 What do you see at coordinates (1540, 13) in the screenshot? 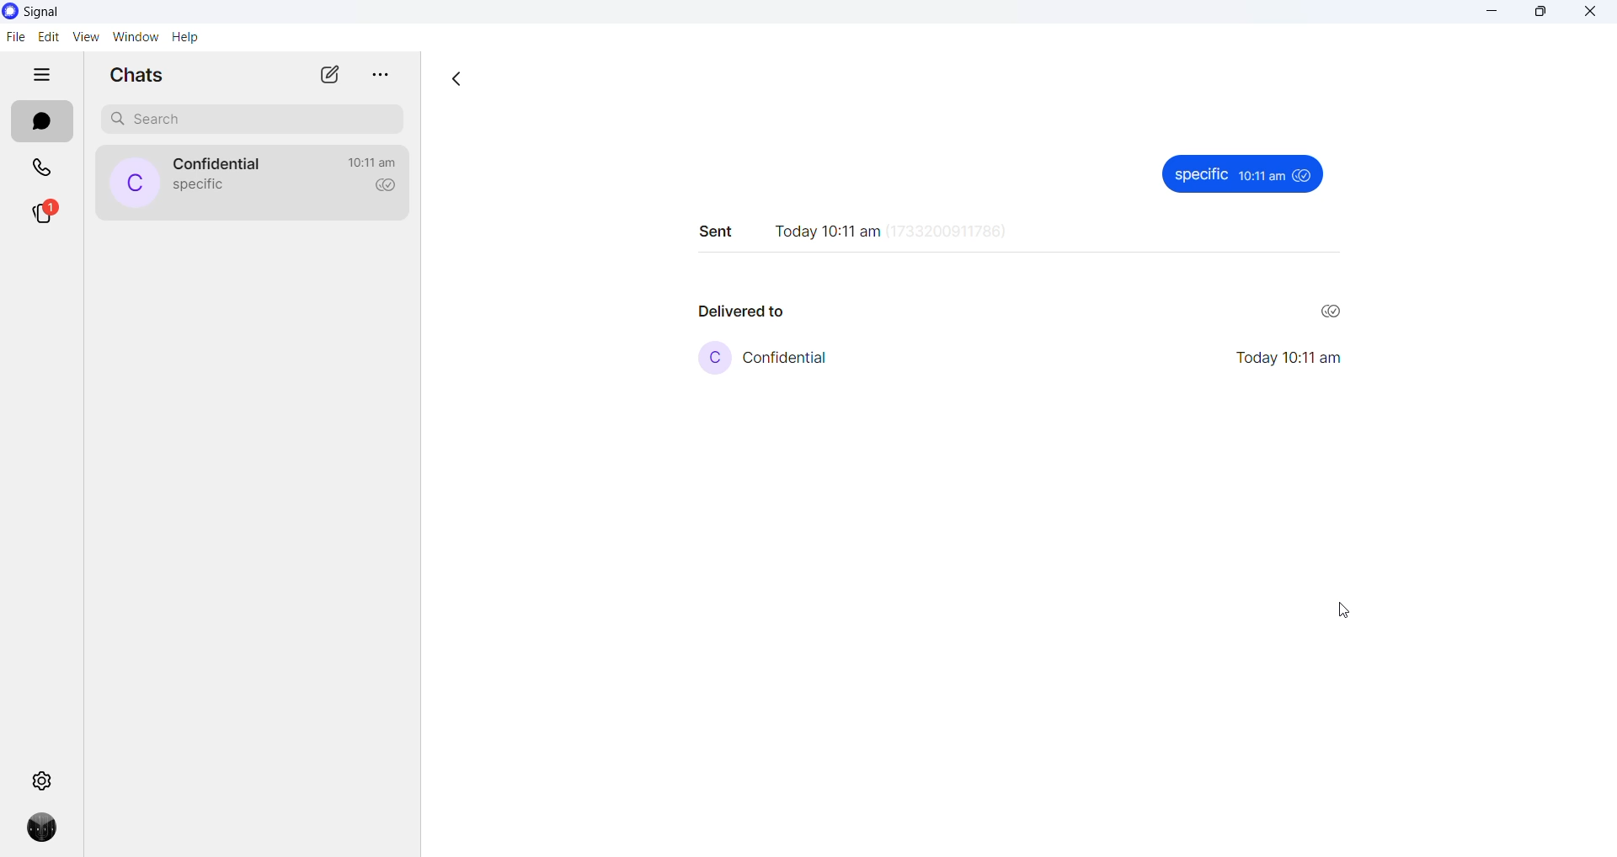
I see `maximize` at bounding box center [1540, 13].